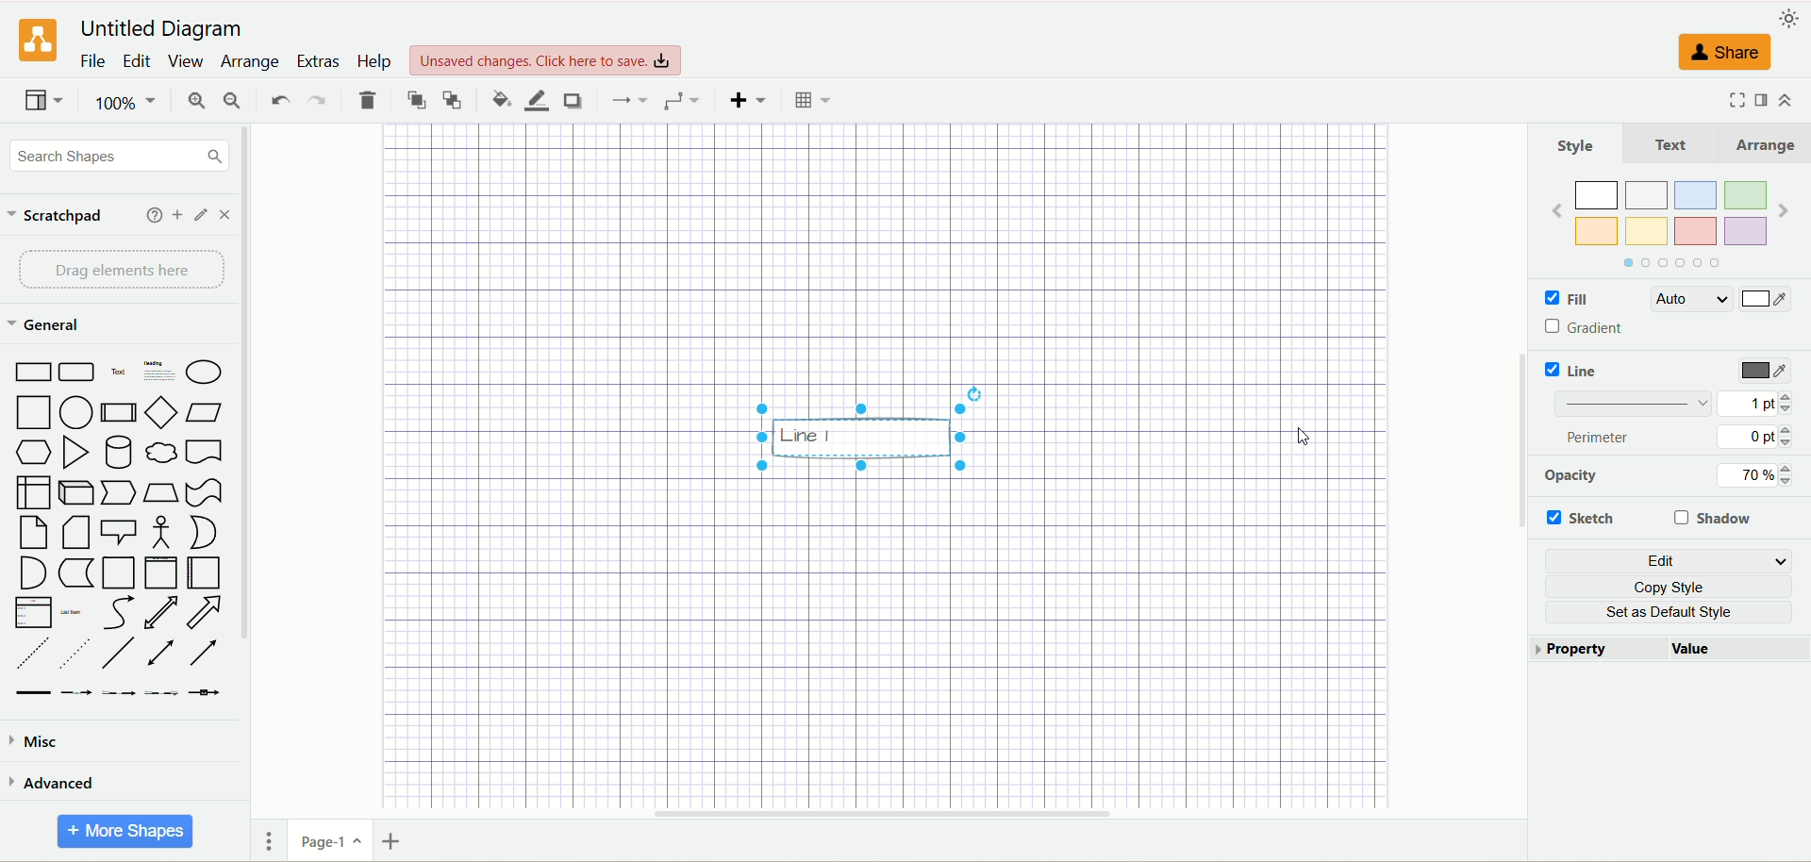  I want to click on Bidirectional Connector, so click(161, 653).